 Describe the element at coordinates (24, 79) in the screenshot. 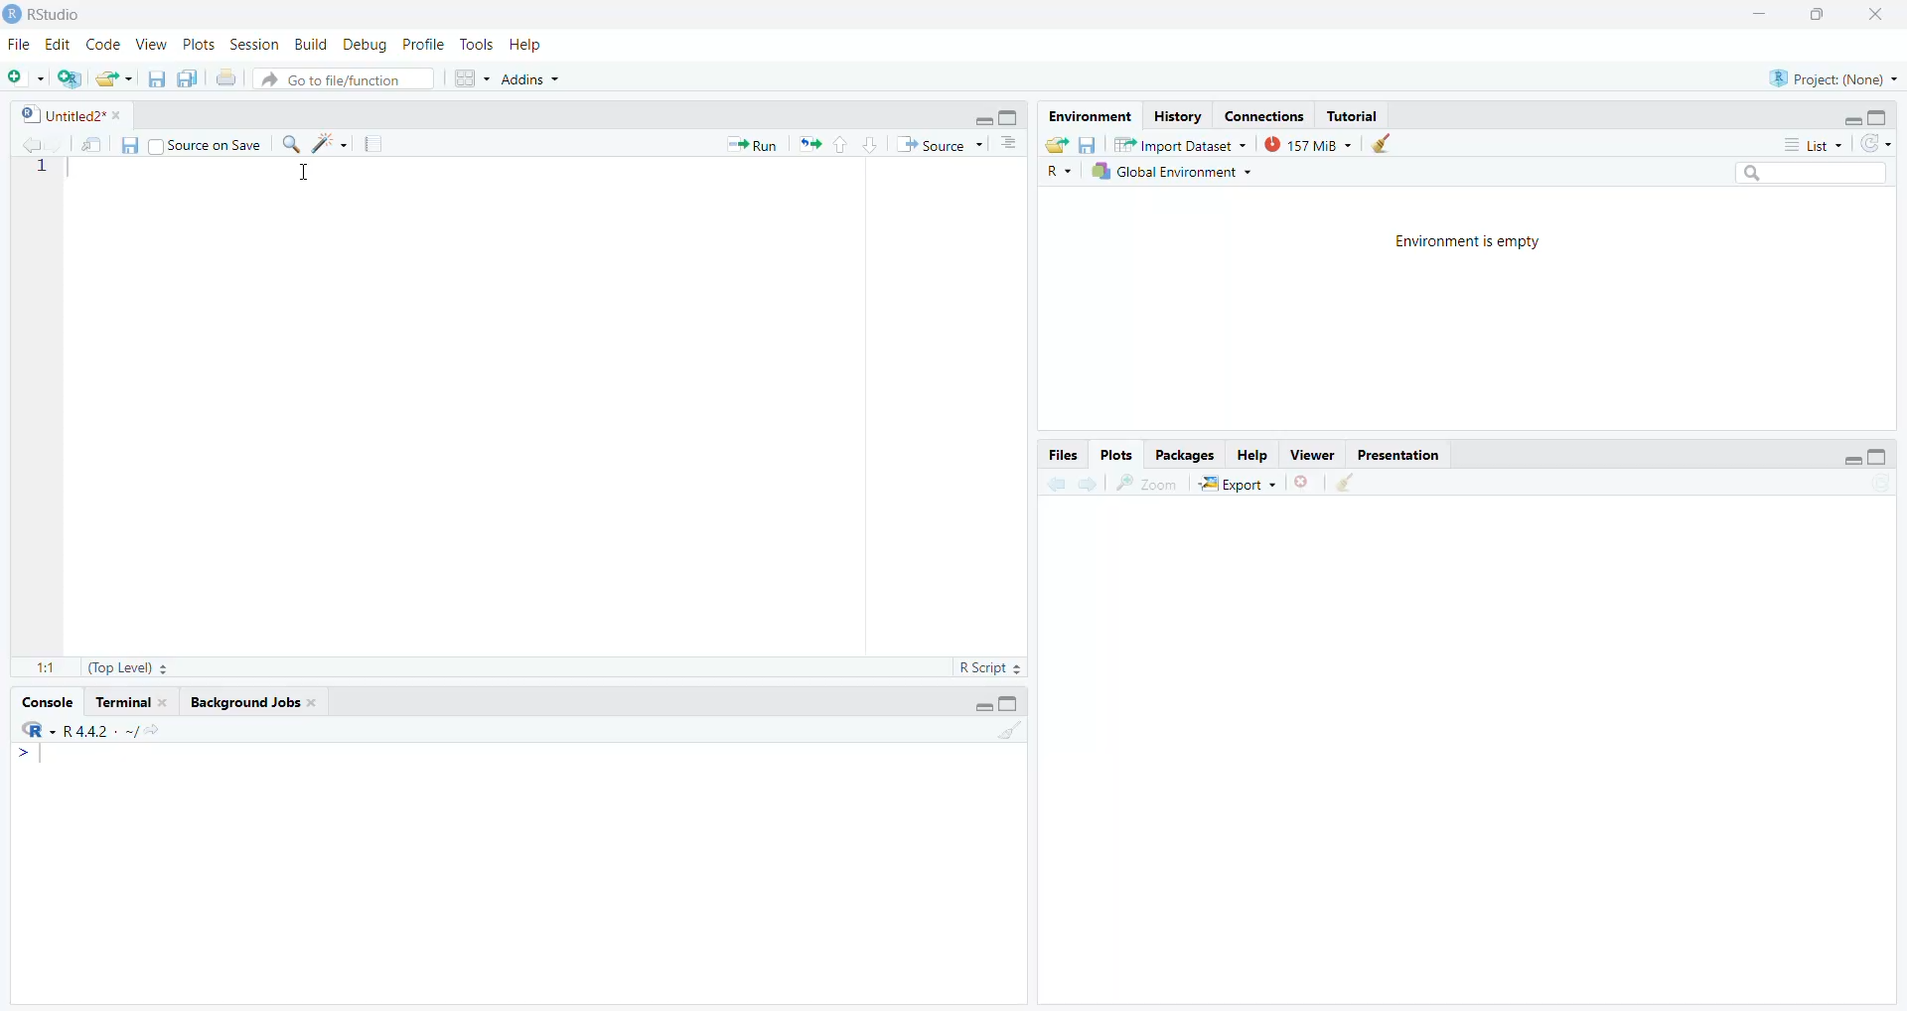

I see `new file` at that location.